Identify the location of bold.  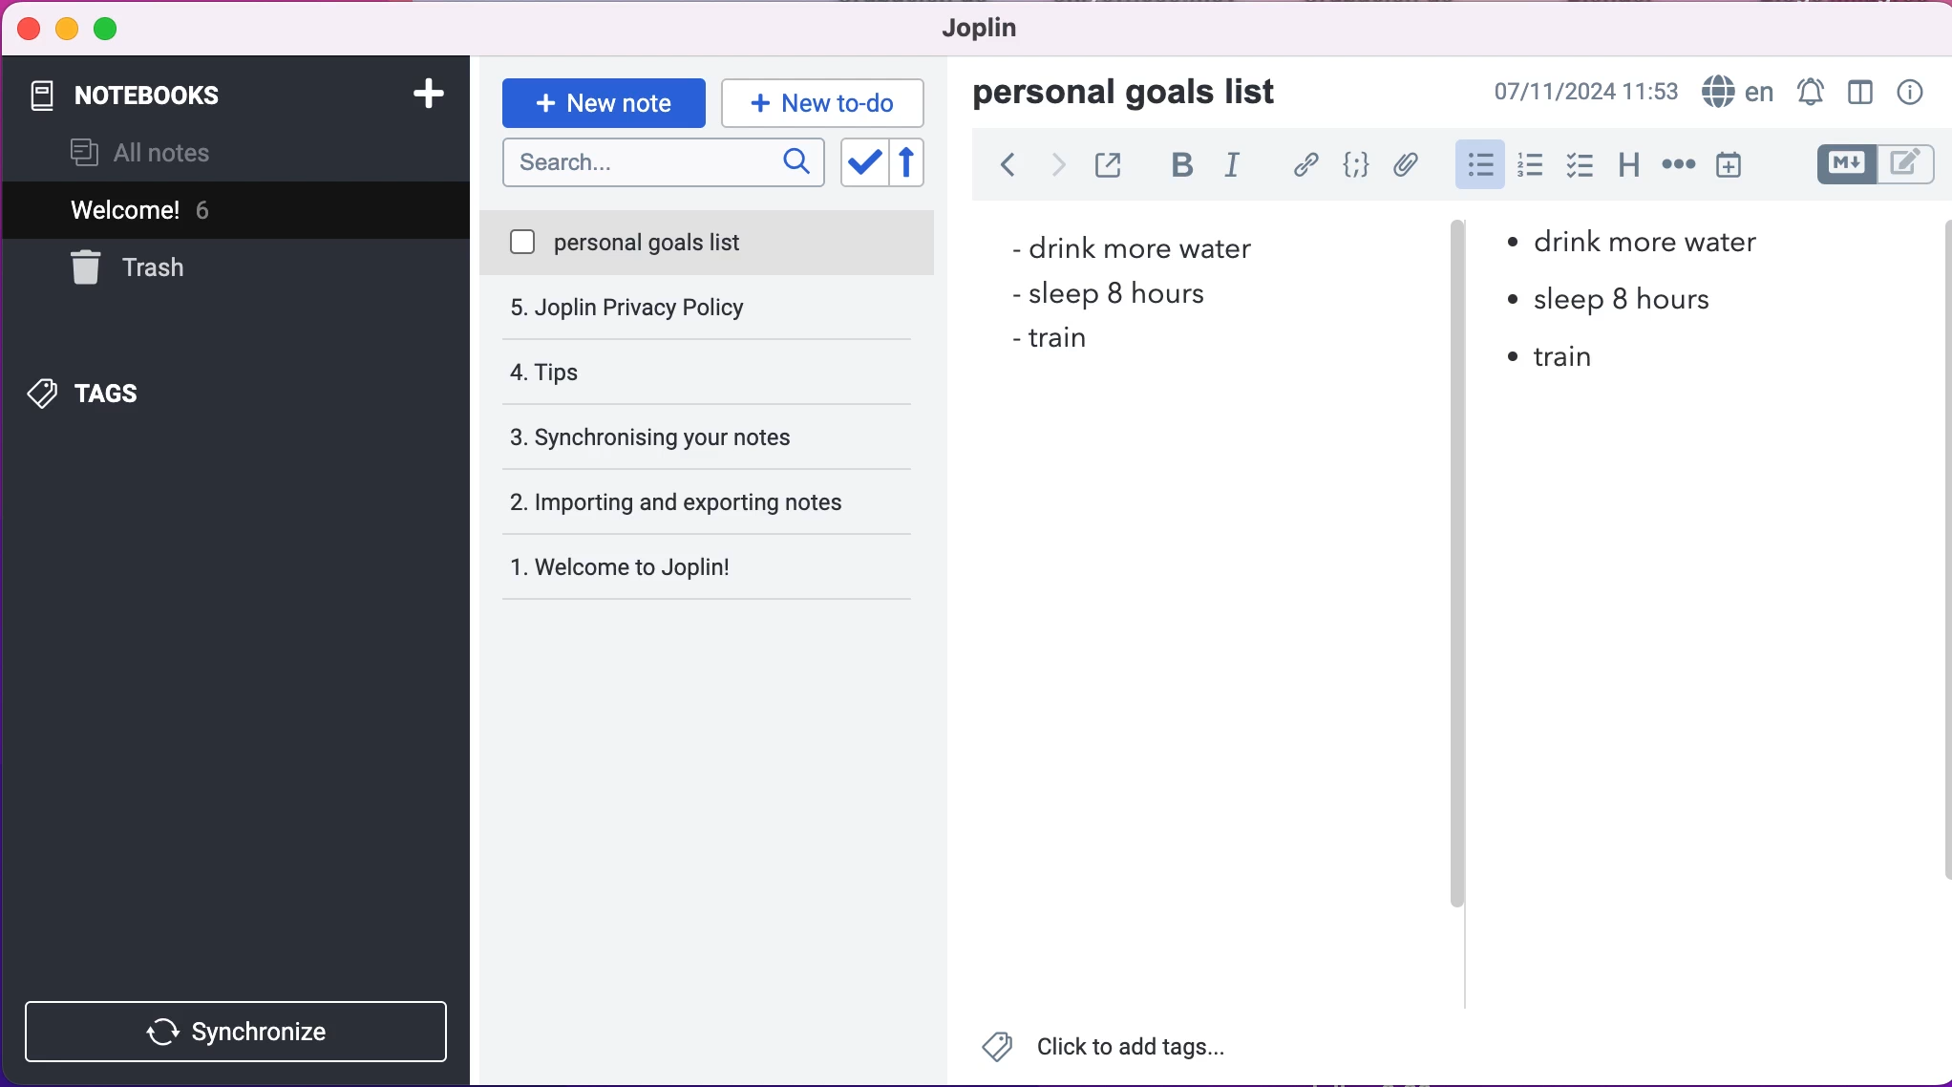
(1178, 168).